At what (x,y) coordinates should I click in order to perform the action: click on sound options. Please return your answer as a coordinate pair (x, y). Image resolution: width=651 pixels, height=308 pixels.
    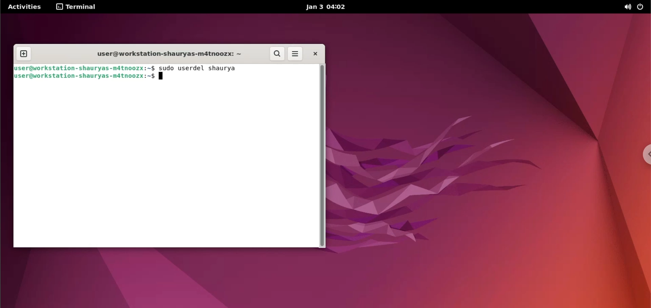
    Looking at the image, I should click on (628, 7).